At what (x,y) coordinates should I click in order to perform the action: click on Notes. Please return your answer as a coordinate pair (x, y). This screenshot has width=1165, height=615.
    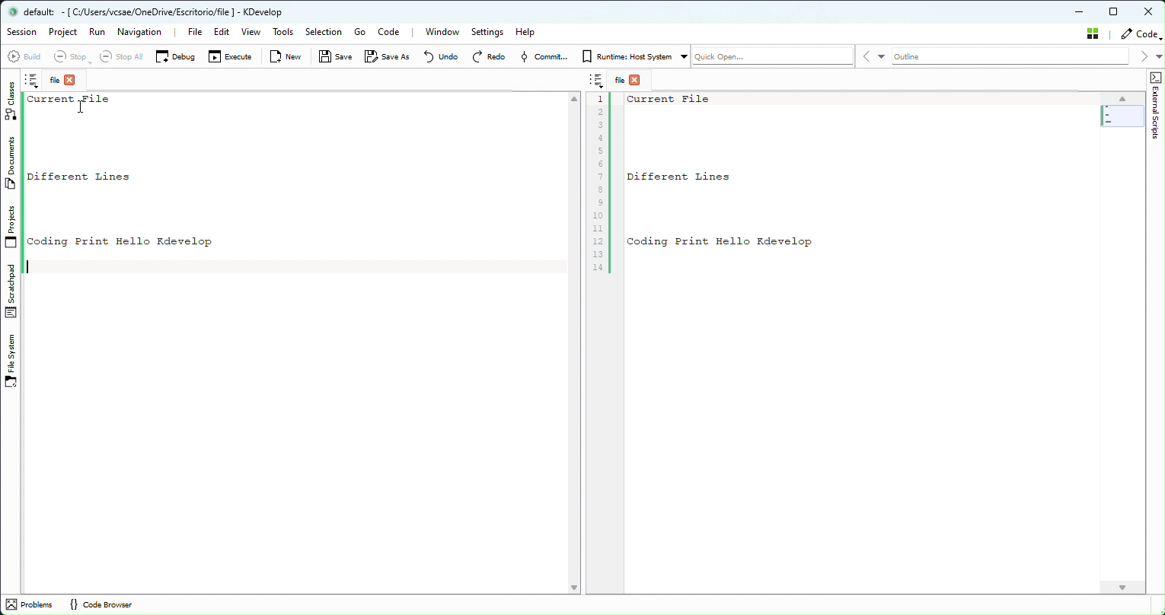
    Looking at the image, I should click on (33, 80).